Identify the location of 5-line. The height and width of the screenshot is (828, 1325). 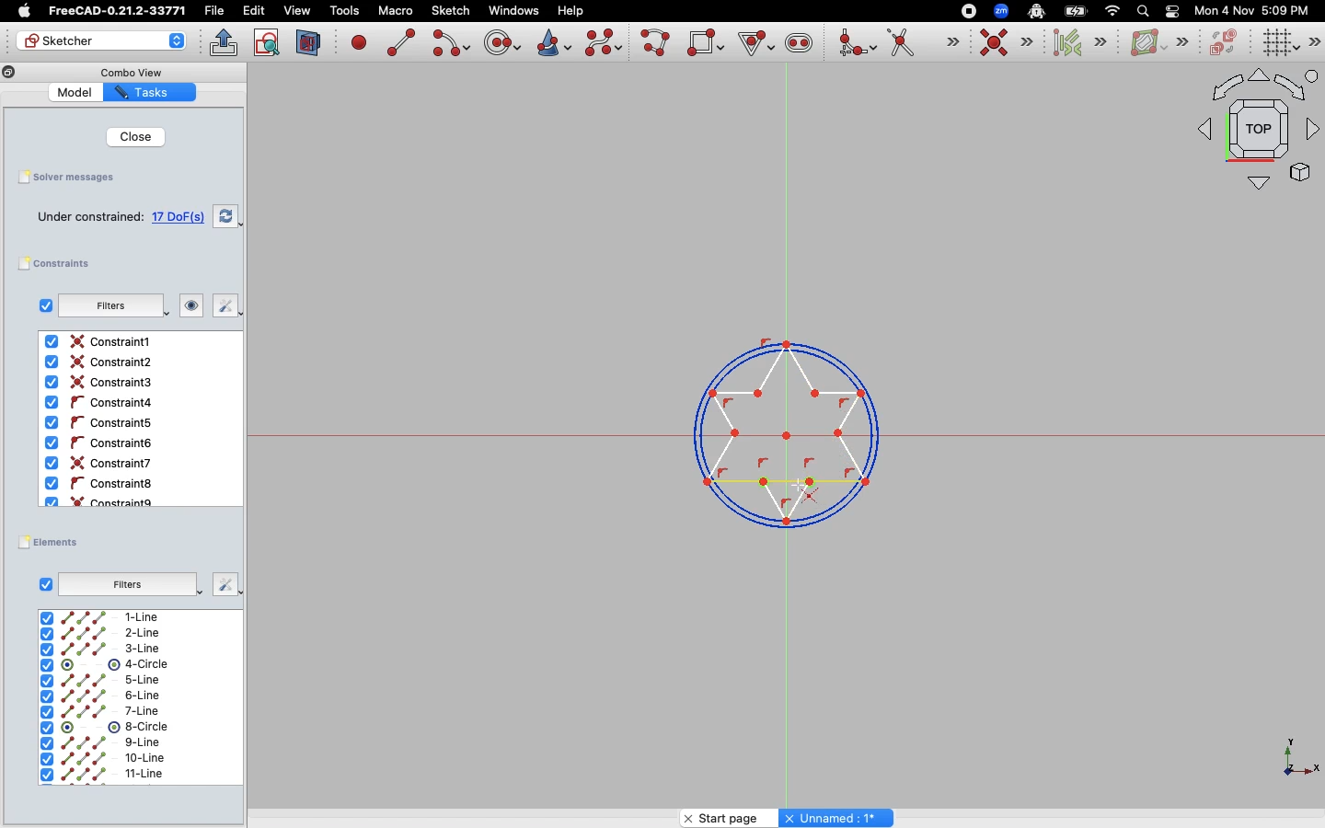
(102, 680).